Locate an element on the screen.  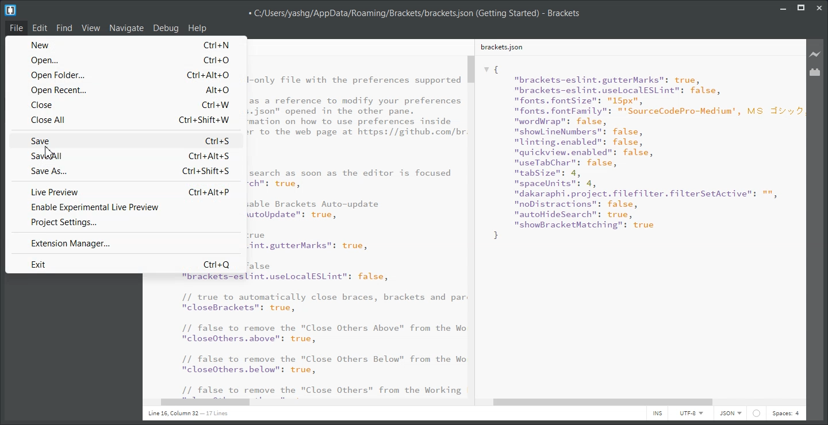
Debug is located at coordinates (166, 27).